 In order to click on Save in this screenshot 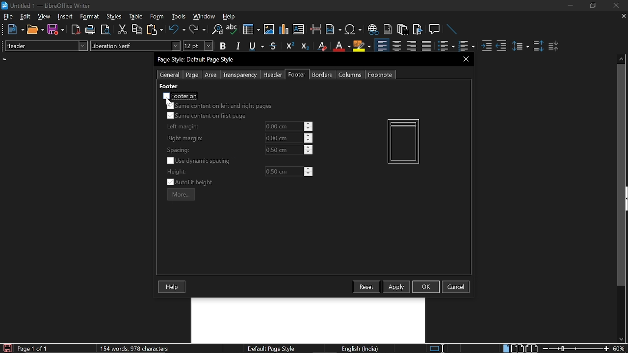, I will do `click(6, 348)`.